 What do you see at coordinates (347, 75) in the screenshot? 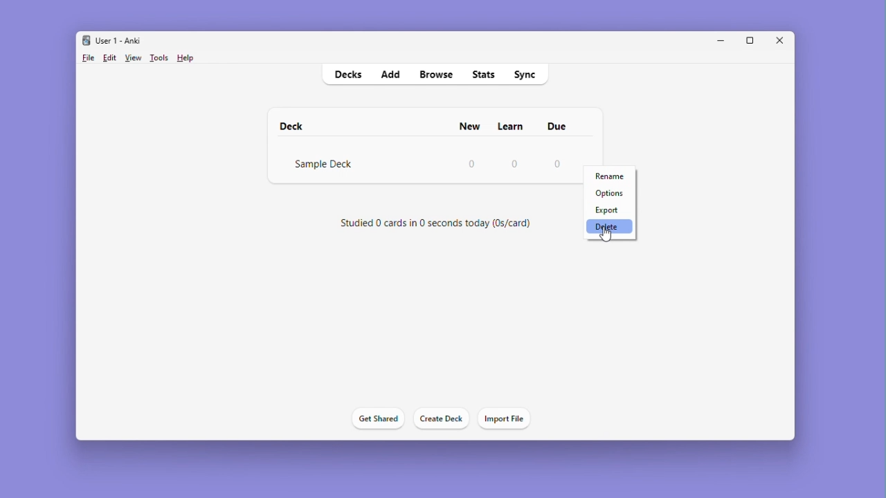
I see `Decks` at bounding box center [347, 75].